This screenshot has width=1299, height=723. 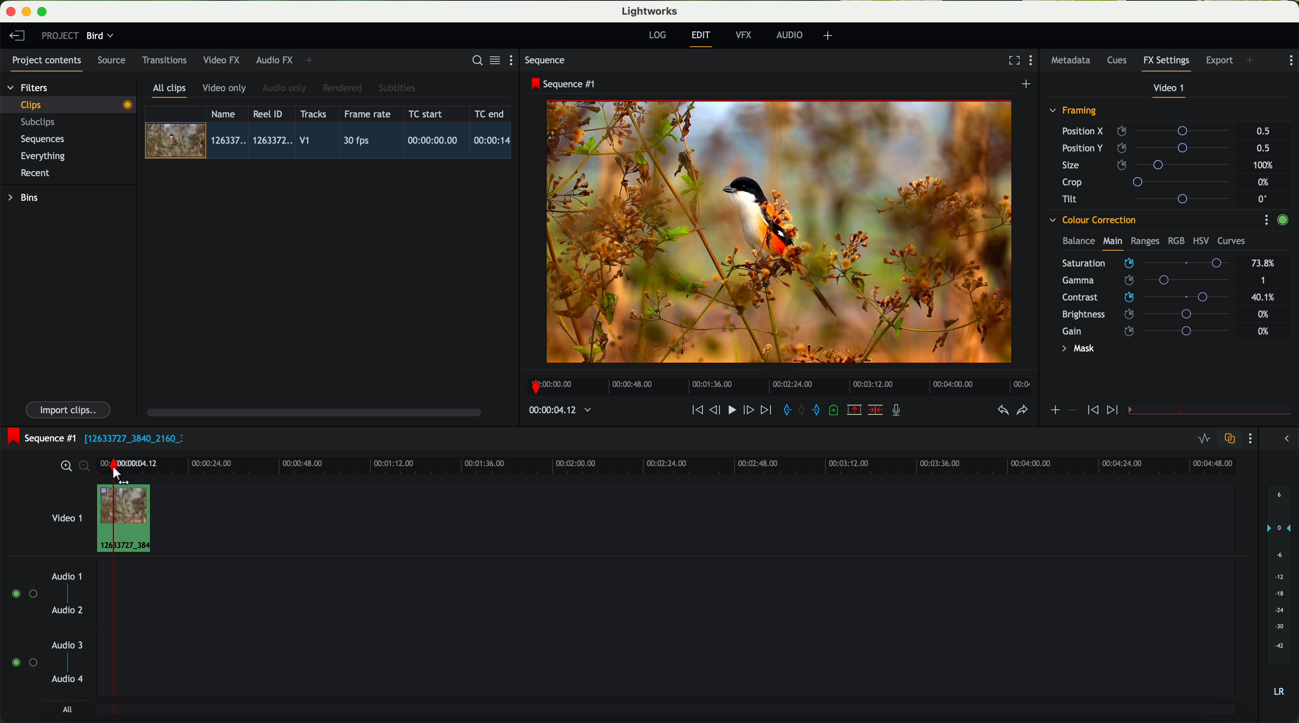 I want to click on rewind, so click(x=696, y=411).